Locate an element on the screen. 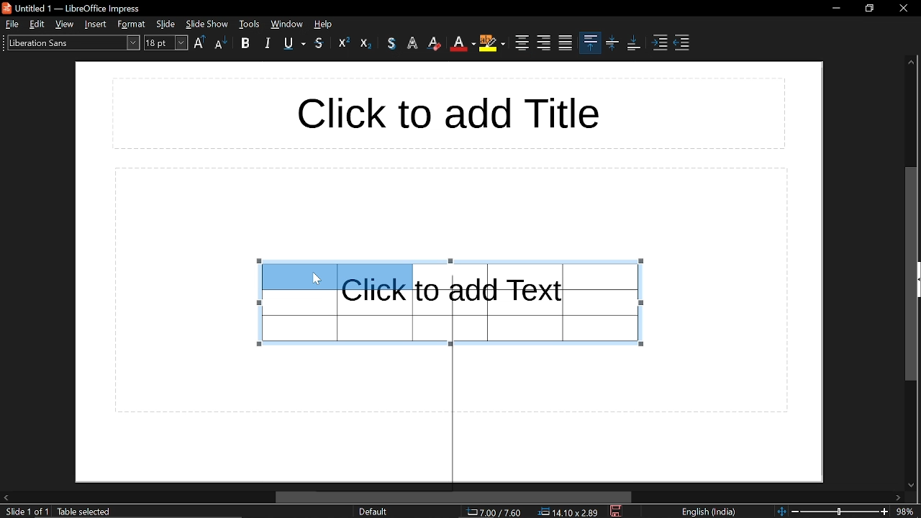 The width and height of the screenshot is (921, 518). selected cells is located at coordinates (337, 276).